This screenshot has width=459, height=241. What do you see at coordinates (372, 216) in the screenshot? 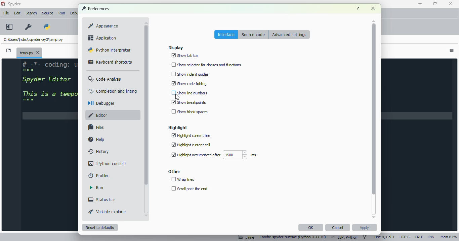
I see `Down` at bounding box center [372, 216].